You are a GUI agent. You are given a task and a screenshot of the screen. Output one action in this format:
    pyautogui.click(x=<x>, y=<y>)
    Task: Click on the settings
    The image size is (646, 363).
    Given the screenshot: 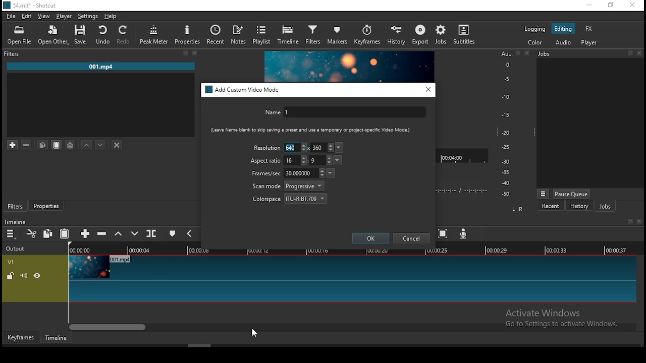 What is the action you would take?
    pyautogui.click(x=86, y=16)
    